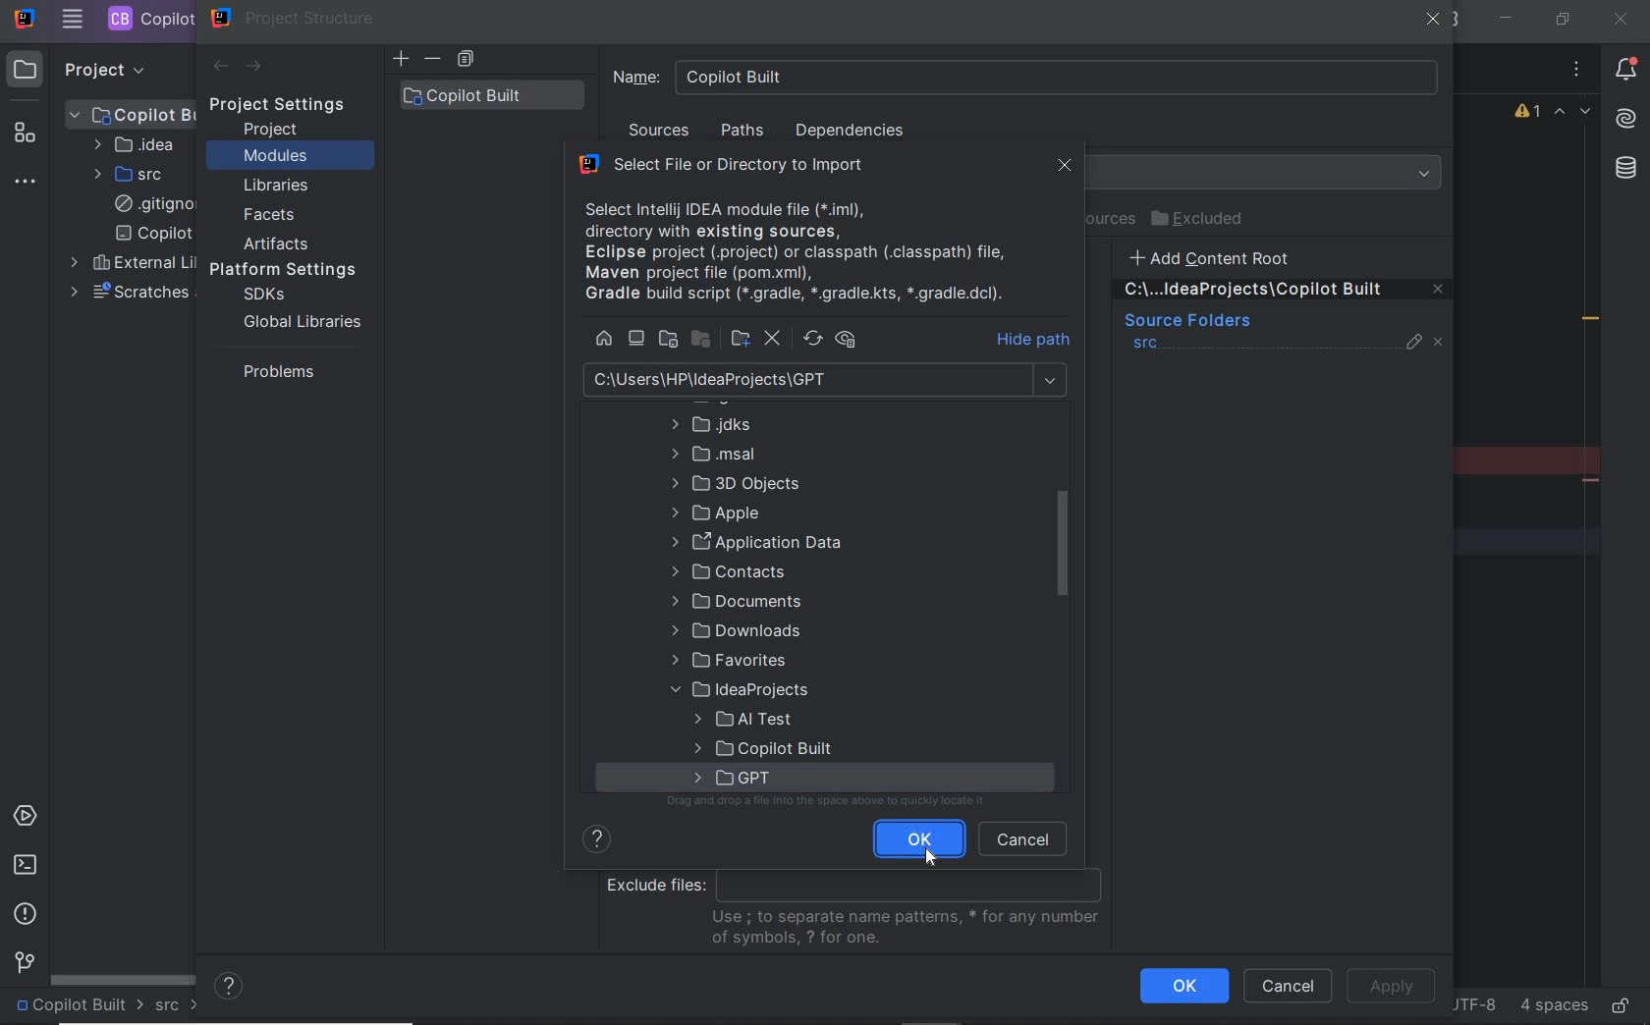 The image size is (1650, 1025). Describe the element at coordinates (846, 340) in the screenshot. I see `show hidden files and directories` at that location.